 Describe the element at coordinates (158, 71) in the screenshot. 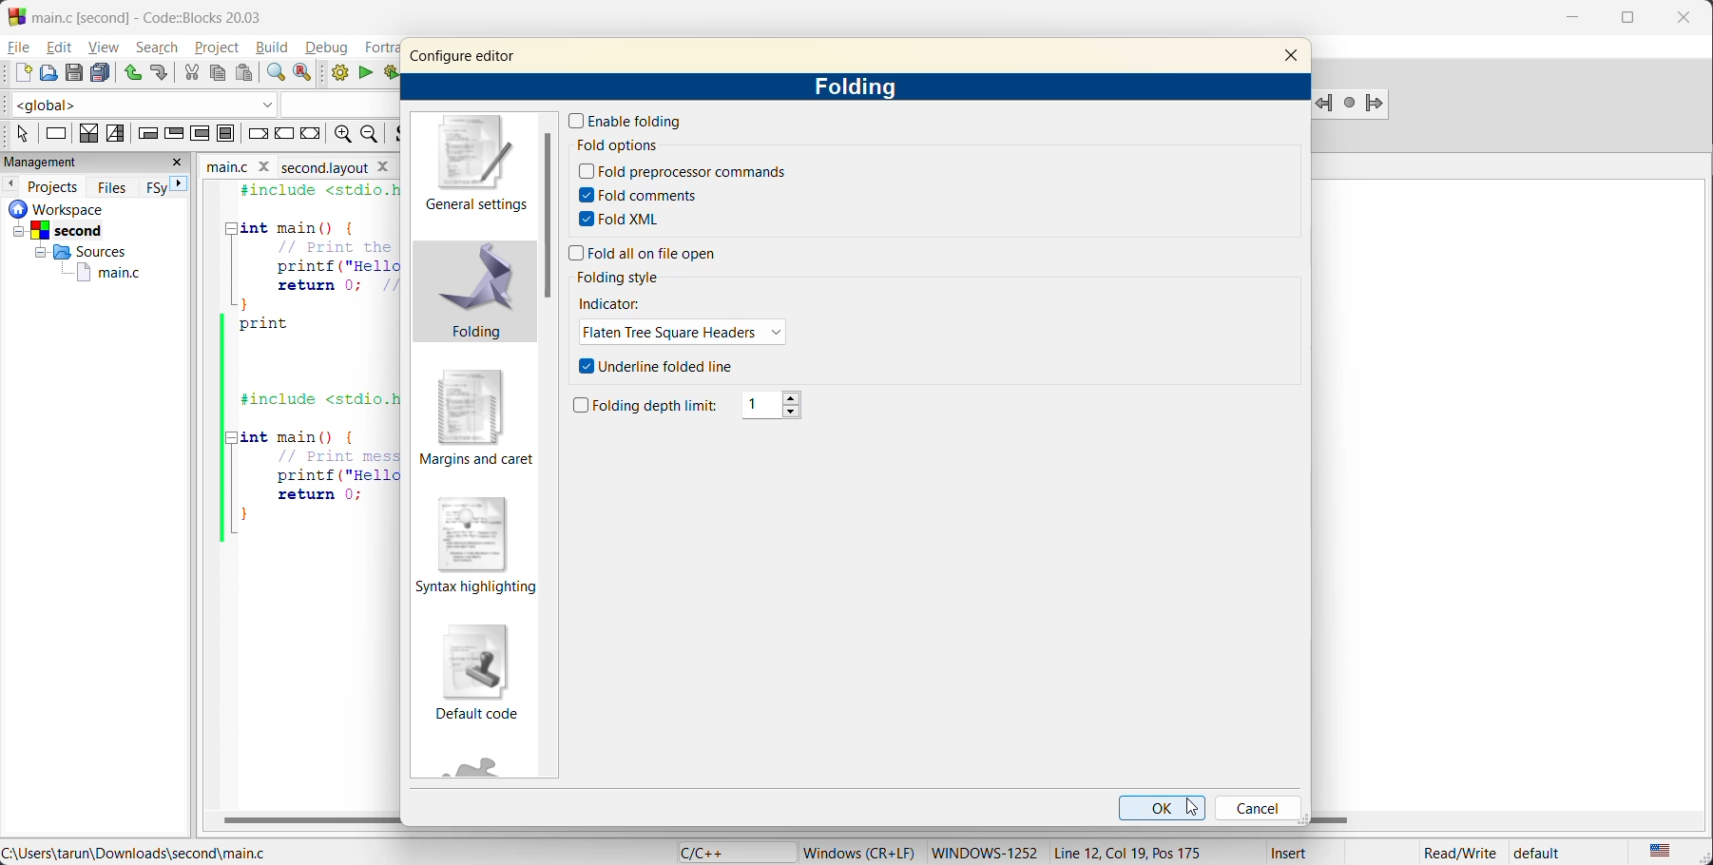

I see `redo` at that location.